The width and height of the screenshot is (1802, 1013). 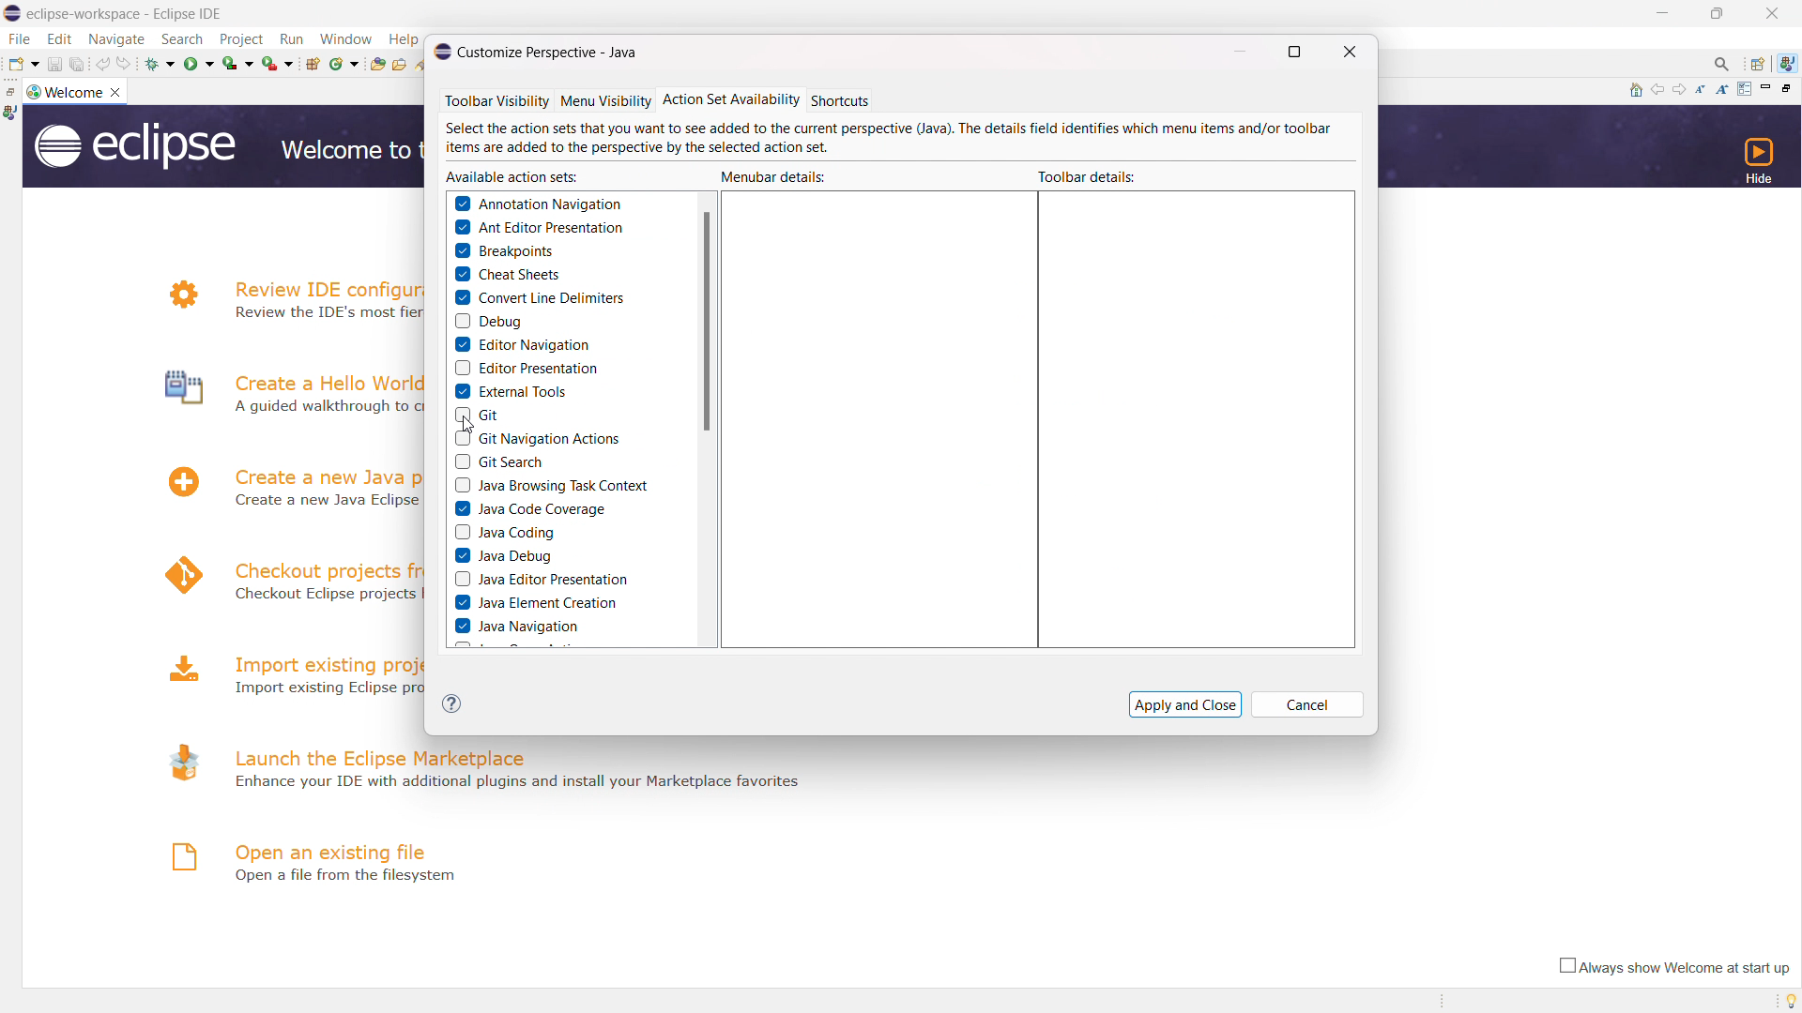 What do you see at coordinates (895, 139) in the screenshot?
I see `Select the action sets that you want to see added to the current perspective (Java). Ihe details field identifies which menu items and/or toolbar
items are added to the perspective by the selected action set.` at bounding box center [895, 139].